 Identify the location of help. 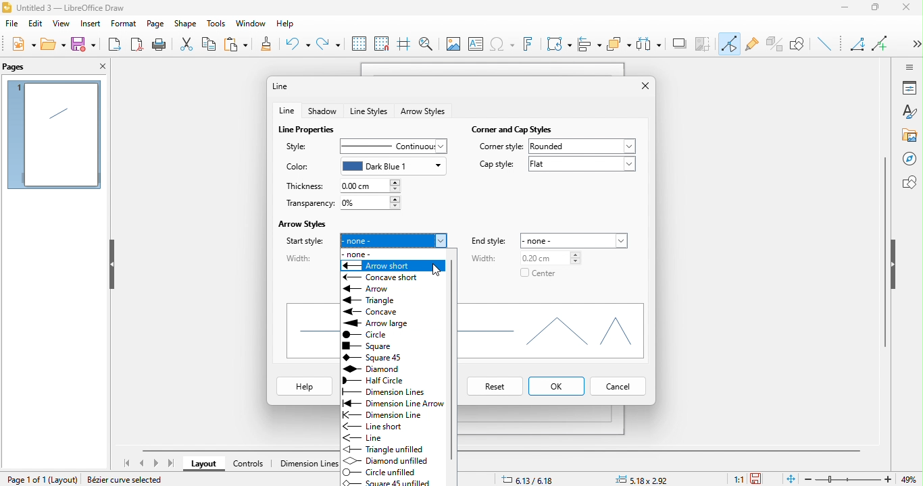
(305, 387).